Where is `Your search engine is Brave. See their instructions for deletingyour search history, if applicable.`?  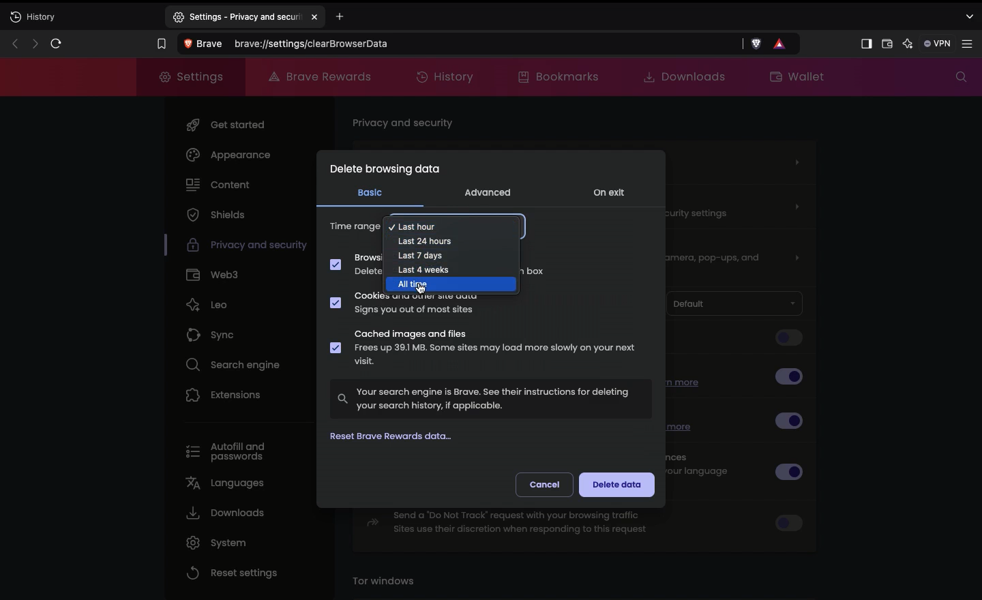
Your search engine is Brave. See their instructions for deletingyour search history, if applicable. is located at coordinates (491, 397).